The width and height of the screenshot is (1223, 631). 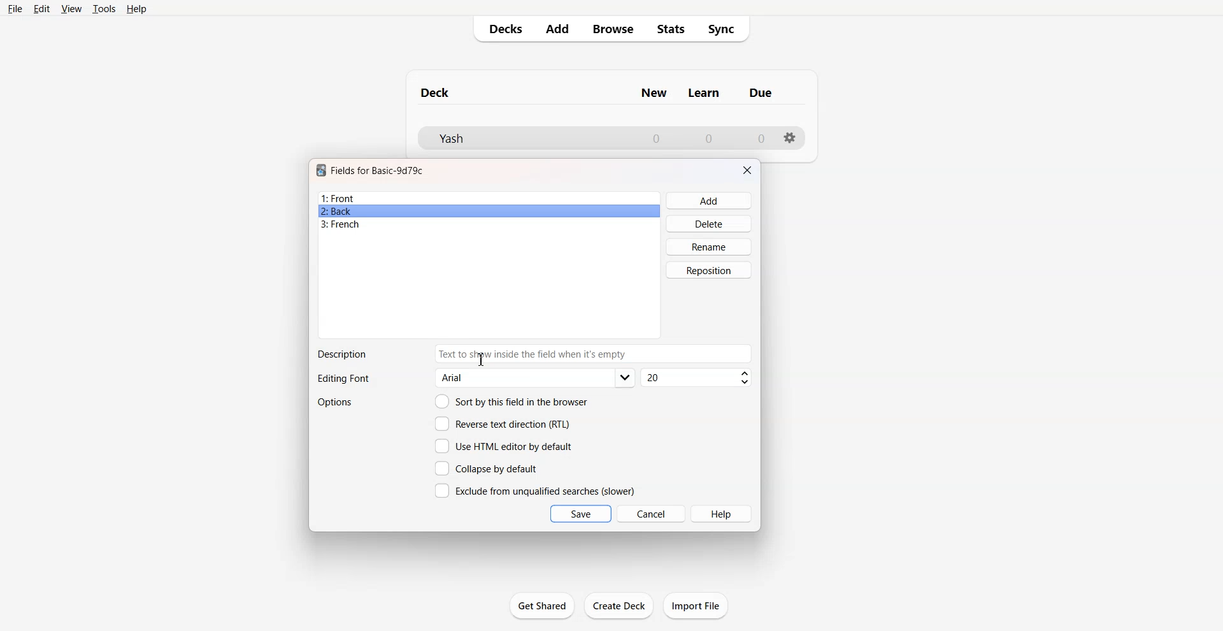 What do you see at coordinates (522, 138) in the screenshot?
I see `Deck File` at bounding box center [522, 138].